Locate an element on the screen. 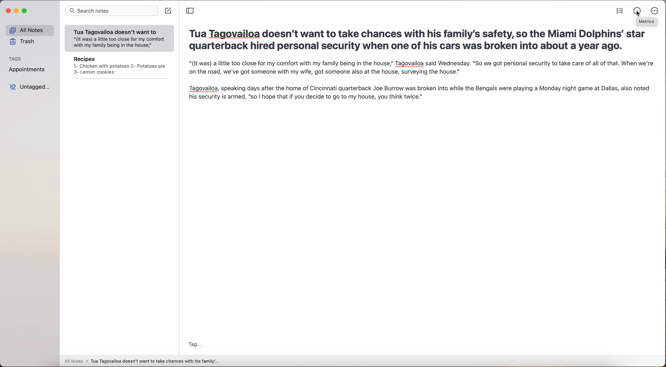 The image size is (666, 367). click on metrics is located at coordinates (634, 9).